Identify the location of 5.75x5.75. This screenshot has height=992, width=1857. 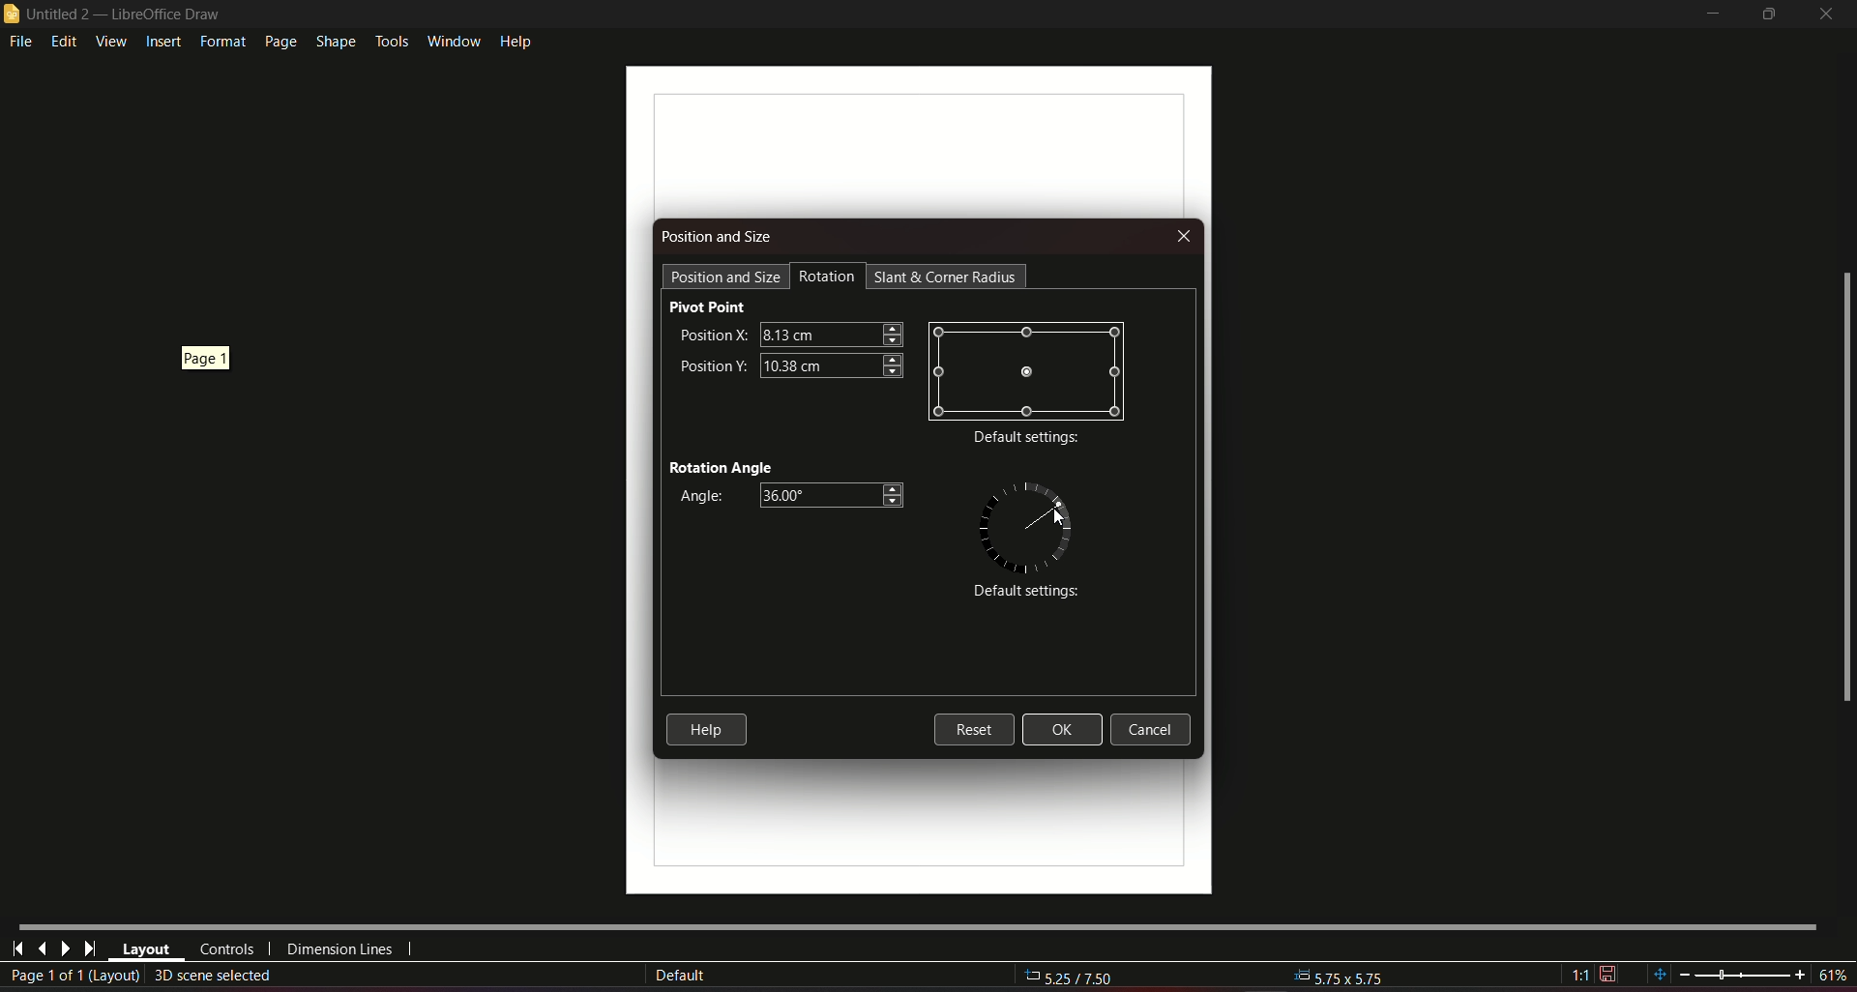
(1341, 975).